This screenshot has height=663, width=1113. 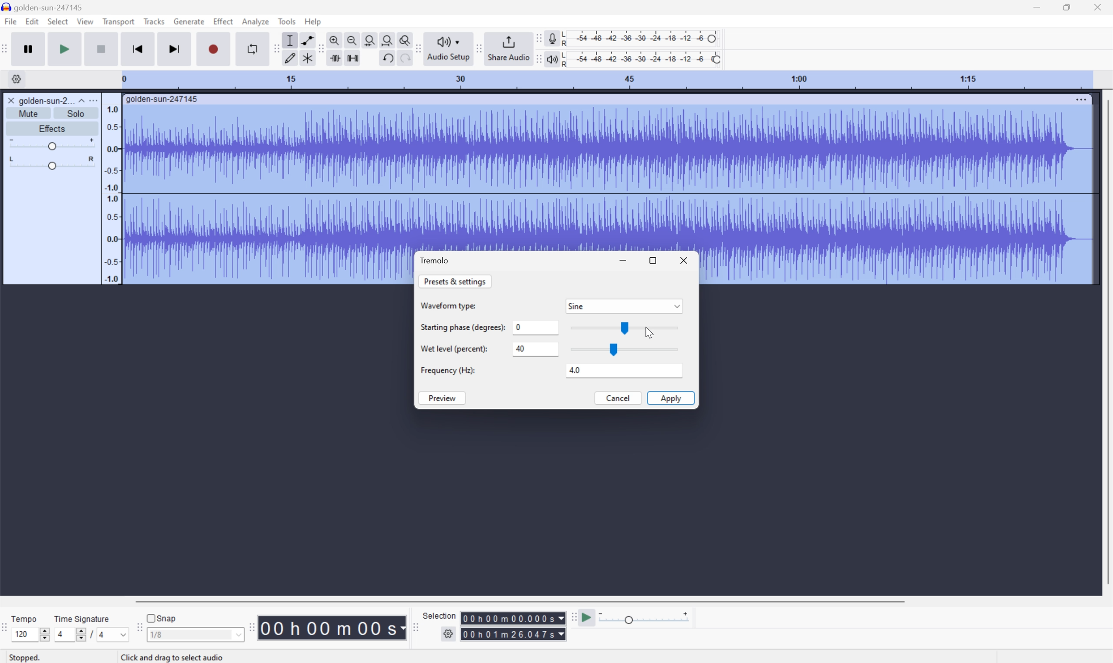 I want to click on 1/8, so click(x=194, y=634).